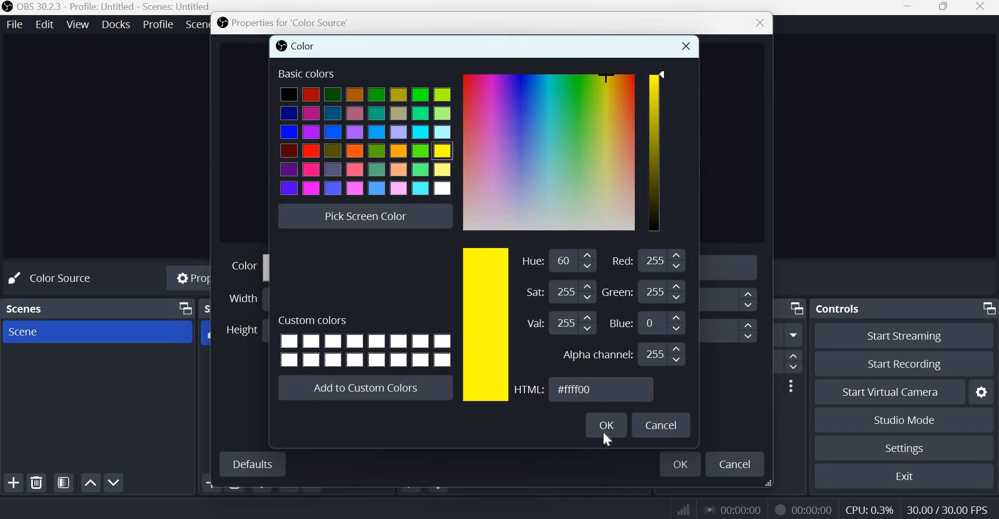 This screenshot has width=999, height=519. Describe the element at coordinates (182, 309) in the screenshot. I see `Dock Options icon` at that location.